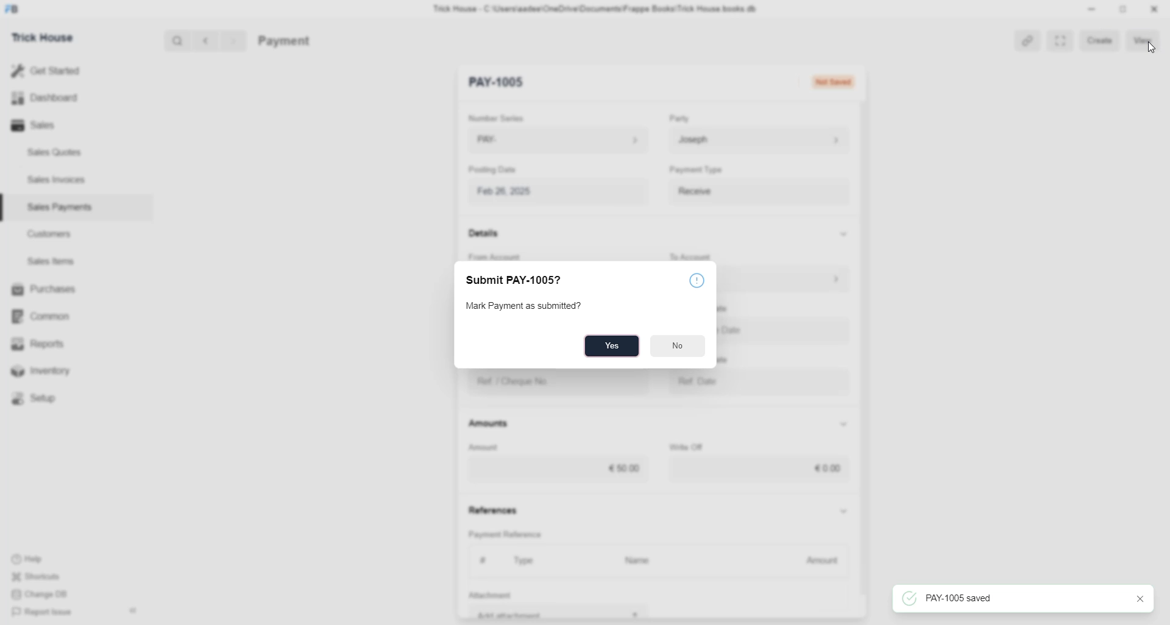 The height and width of the screenshot is (625, 1170). I want to click on Number Series, so click(497, 118).